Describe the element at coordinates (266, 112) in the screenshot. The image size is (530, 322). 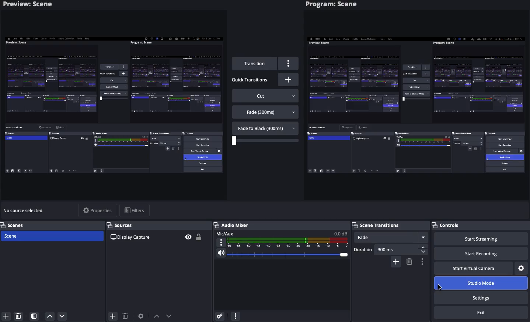
I see `Fade` at that location.